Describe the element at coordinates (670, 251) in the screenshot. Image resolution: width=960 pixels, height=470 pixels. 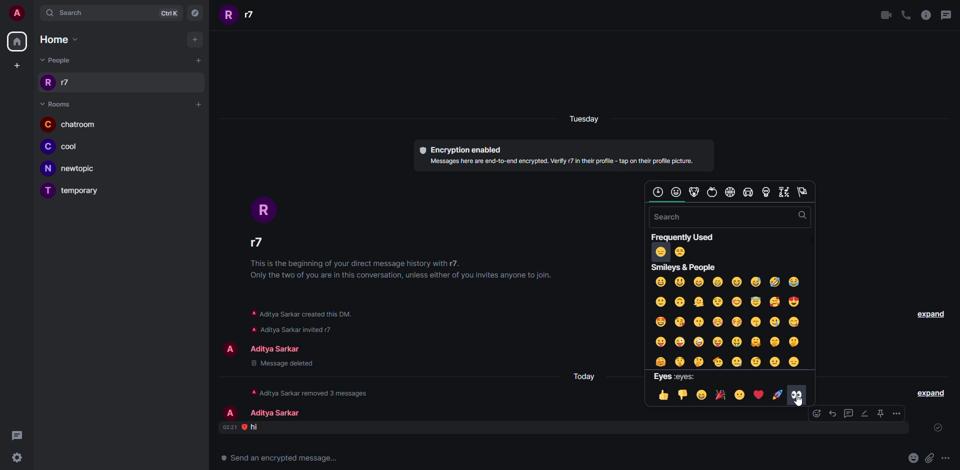
I see `smilley` at that location.